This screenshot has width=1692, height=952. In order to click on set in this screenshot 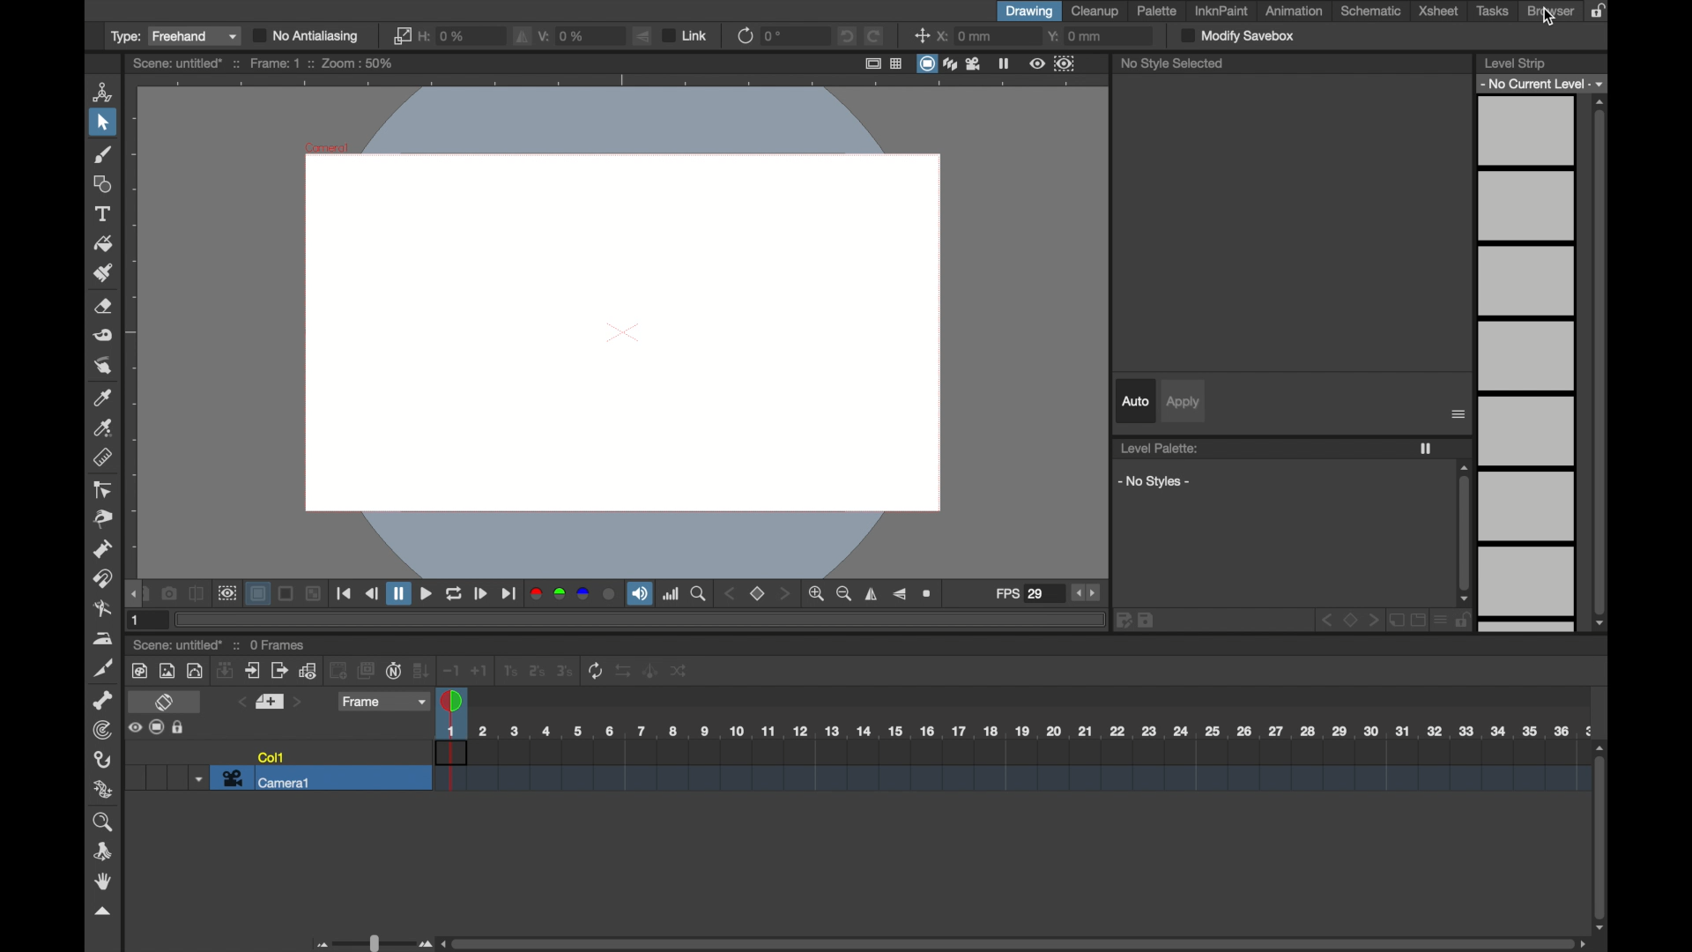, I will do `click(271, 702)`.